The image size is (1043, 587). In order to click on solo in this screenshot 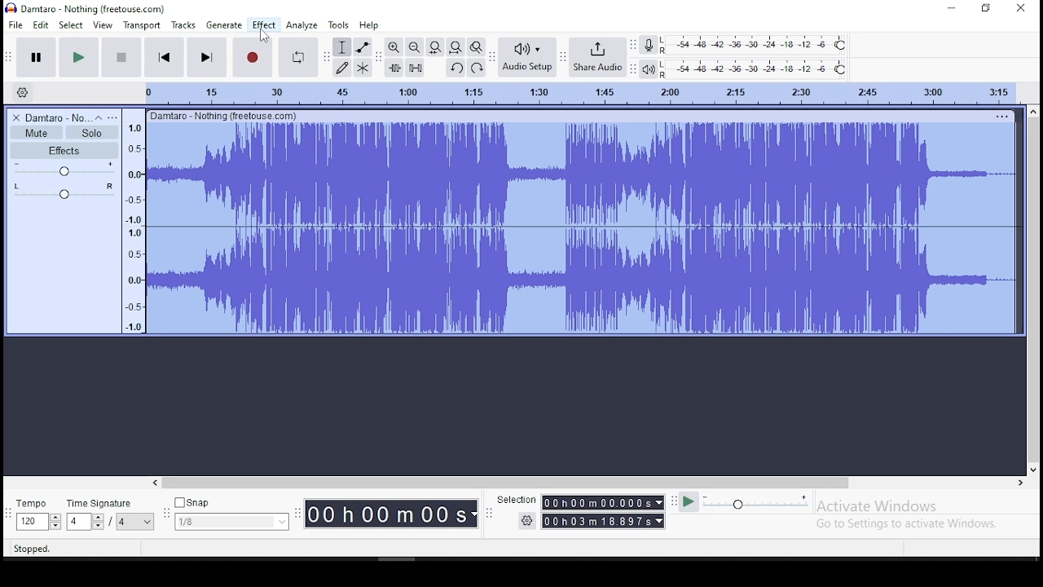, I will do `click(92, 133)`.